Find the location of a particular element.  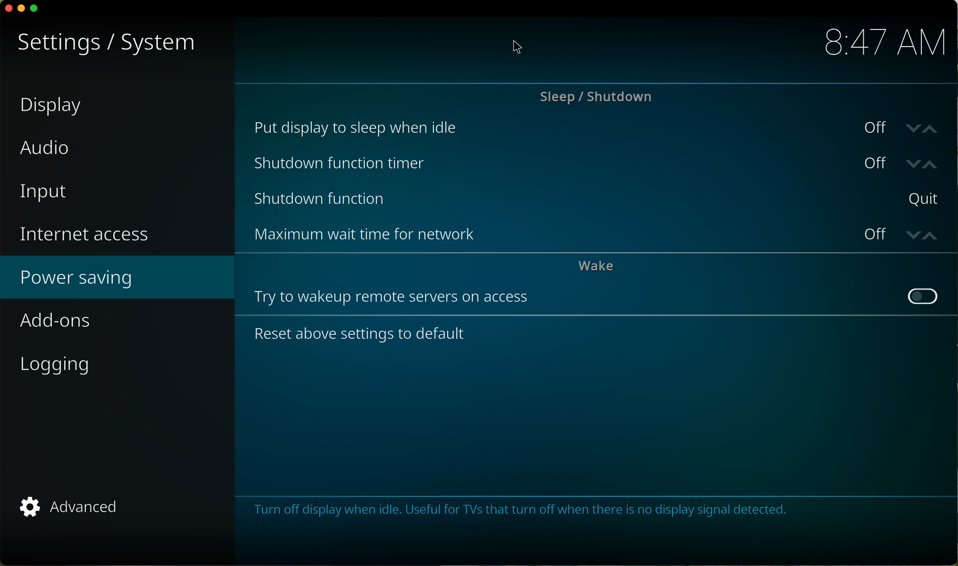

close program is located at coordinates (7, 9).